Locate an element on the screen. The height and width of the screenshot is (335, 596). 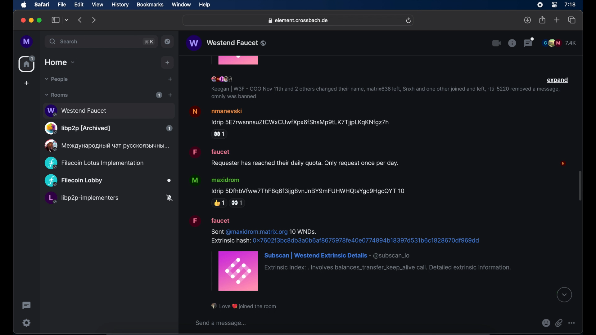
home dropdown is located at coordinates (60, 62).